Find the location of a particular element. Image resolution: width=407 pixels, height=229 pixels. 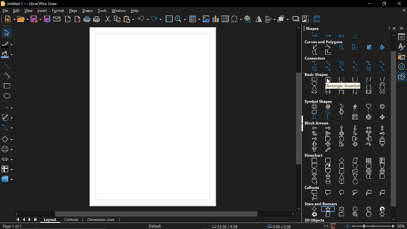

styles is located at coordinates (402, 47).